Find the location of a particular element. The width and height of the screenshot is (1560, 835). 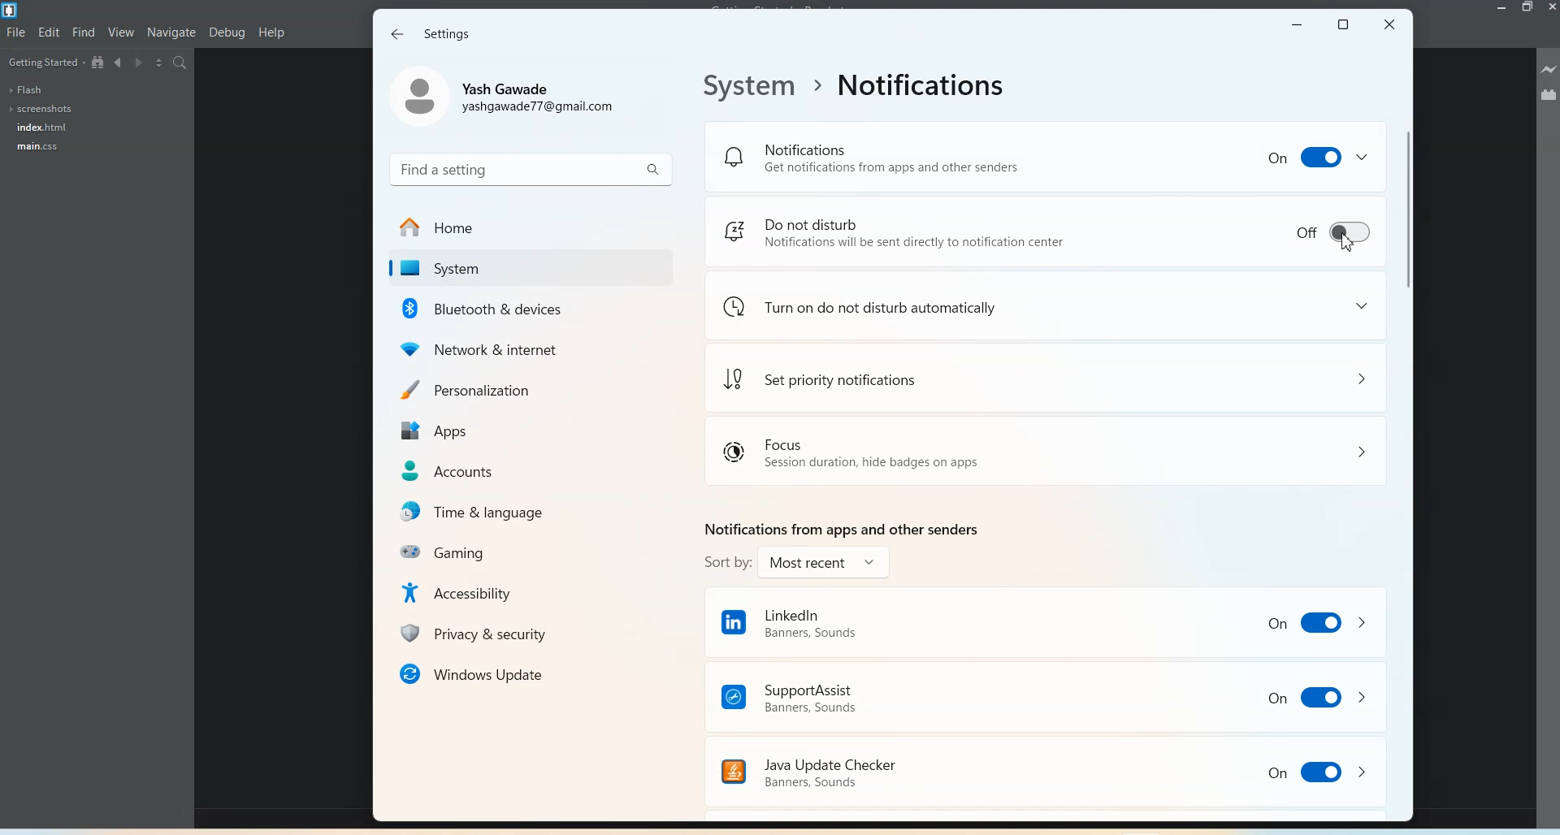

Find is located at coordinates (84, 32).